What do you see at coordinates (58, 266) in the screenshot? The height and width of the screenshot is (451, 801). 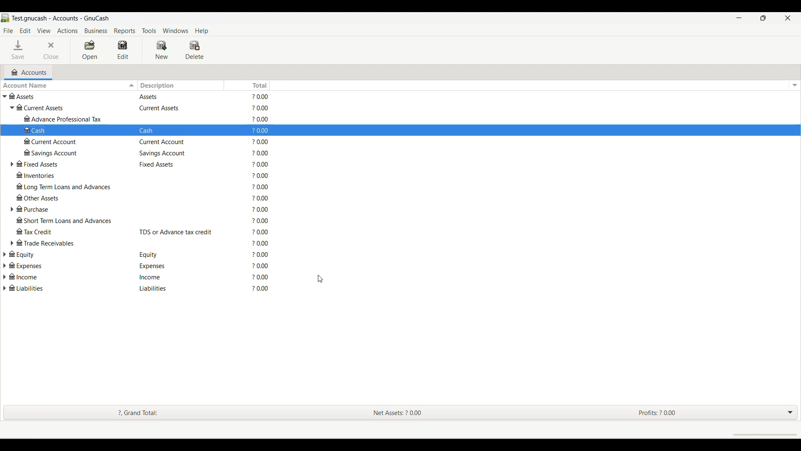 I see `Expenses` at bounding box center [58, 266].